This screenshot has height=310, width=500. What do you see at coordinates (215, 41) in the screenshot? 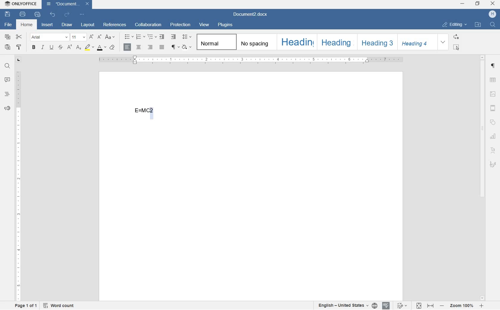
I see `Normal` at bounding box center [215, 41].